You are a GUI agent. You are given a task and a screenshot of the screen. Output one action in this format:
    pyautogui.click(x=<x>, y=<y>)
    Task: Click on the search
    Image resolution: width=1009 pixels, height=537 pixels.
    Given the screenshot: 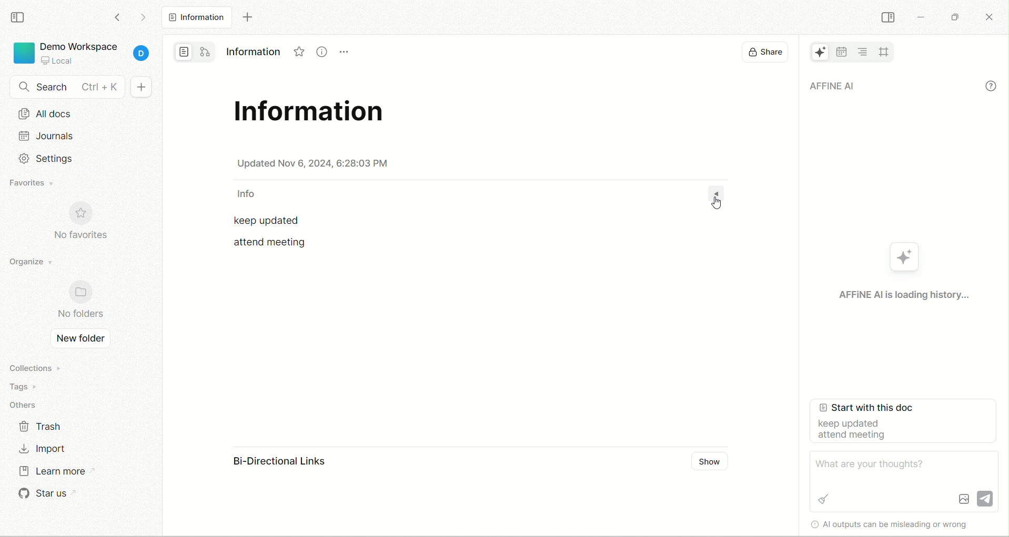 What is the action you would take?
    pyautogui.click(x=64, y=87)
    